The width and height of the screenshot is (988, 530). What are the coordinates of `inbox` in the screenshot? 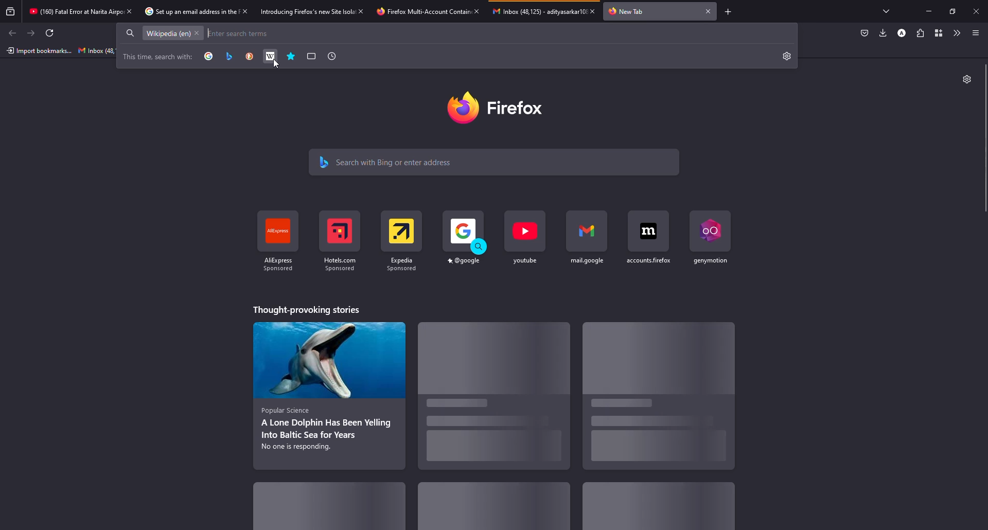 It's located at (96, 50).